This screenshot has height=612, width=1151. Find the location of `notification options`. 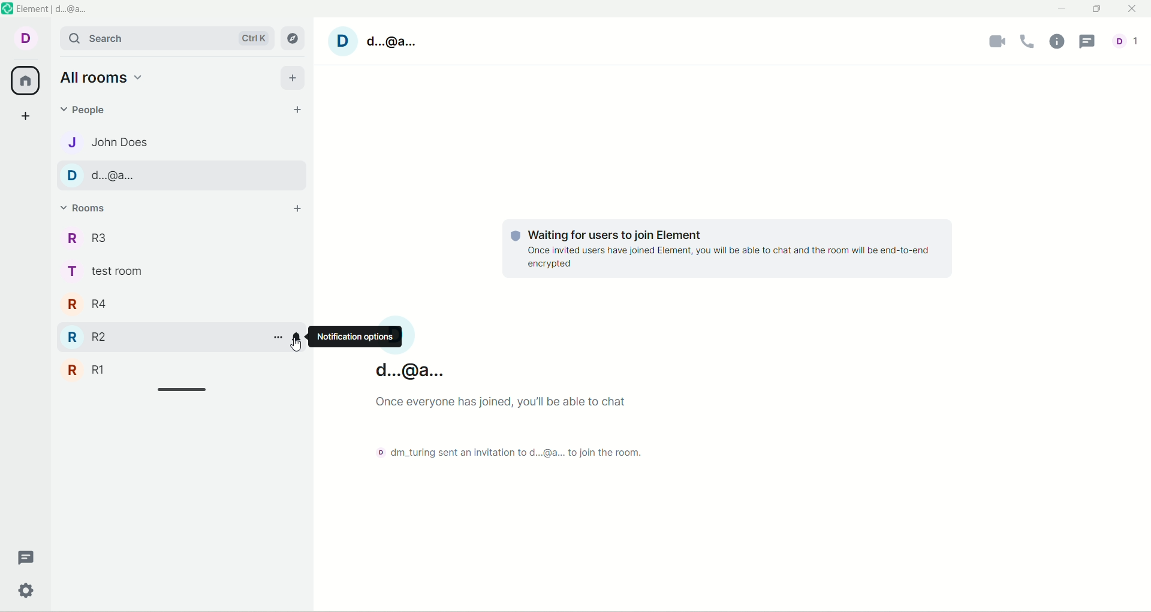

notification options is located at coordinates (300, 340).